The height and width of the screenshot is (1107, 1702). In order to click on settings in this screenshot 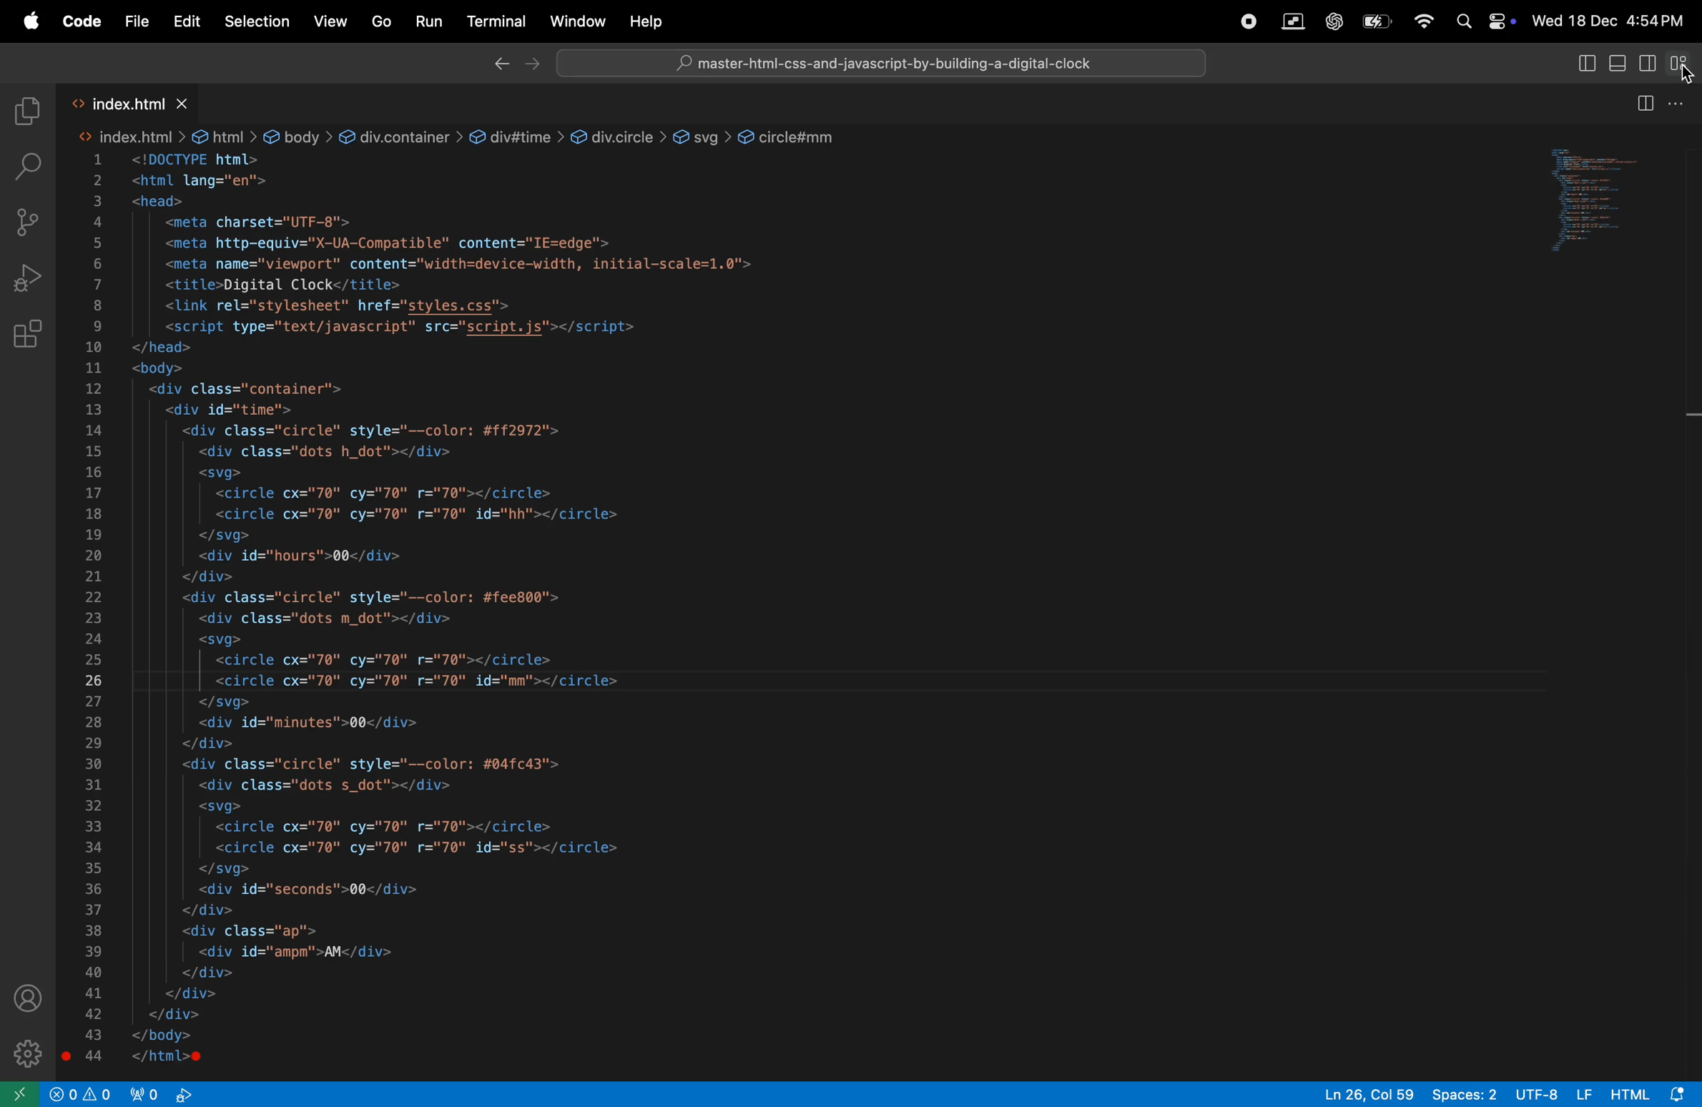, I will do `click(26, 1056)`.